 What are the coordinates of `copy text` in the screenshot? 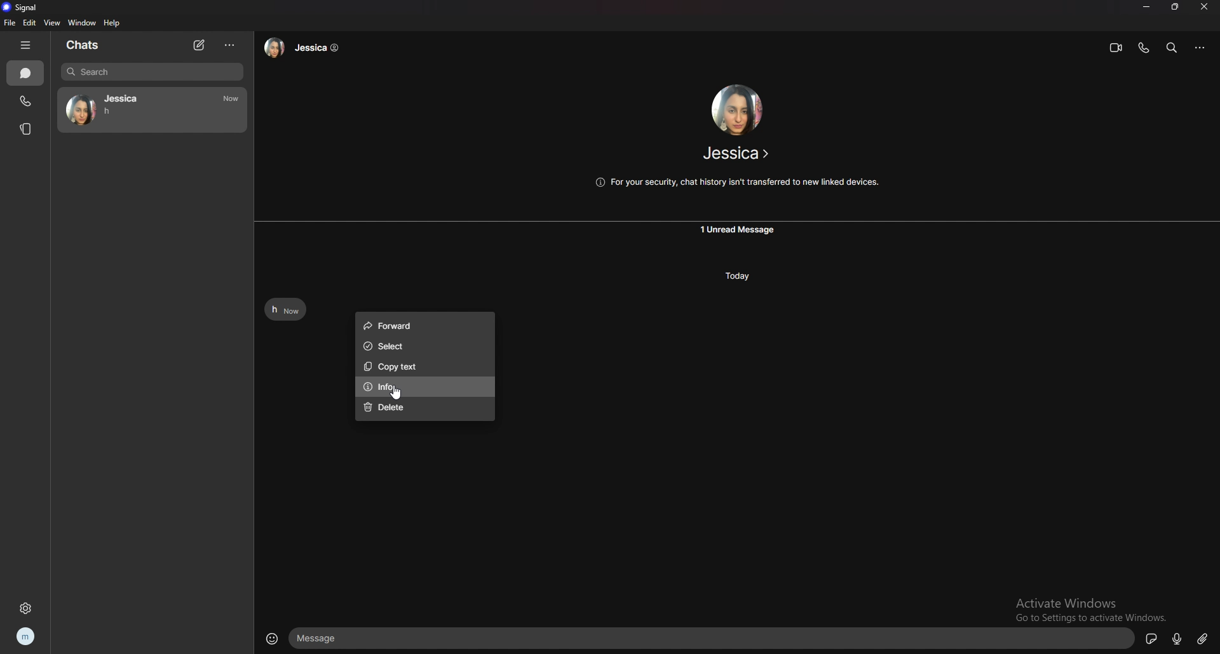 It's located at (421, 368).